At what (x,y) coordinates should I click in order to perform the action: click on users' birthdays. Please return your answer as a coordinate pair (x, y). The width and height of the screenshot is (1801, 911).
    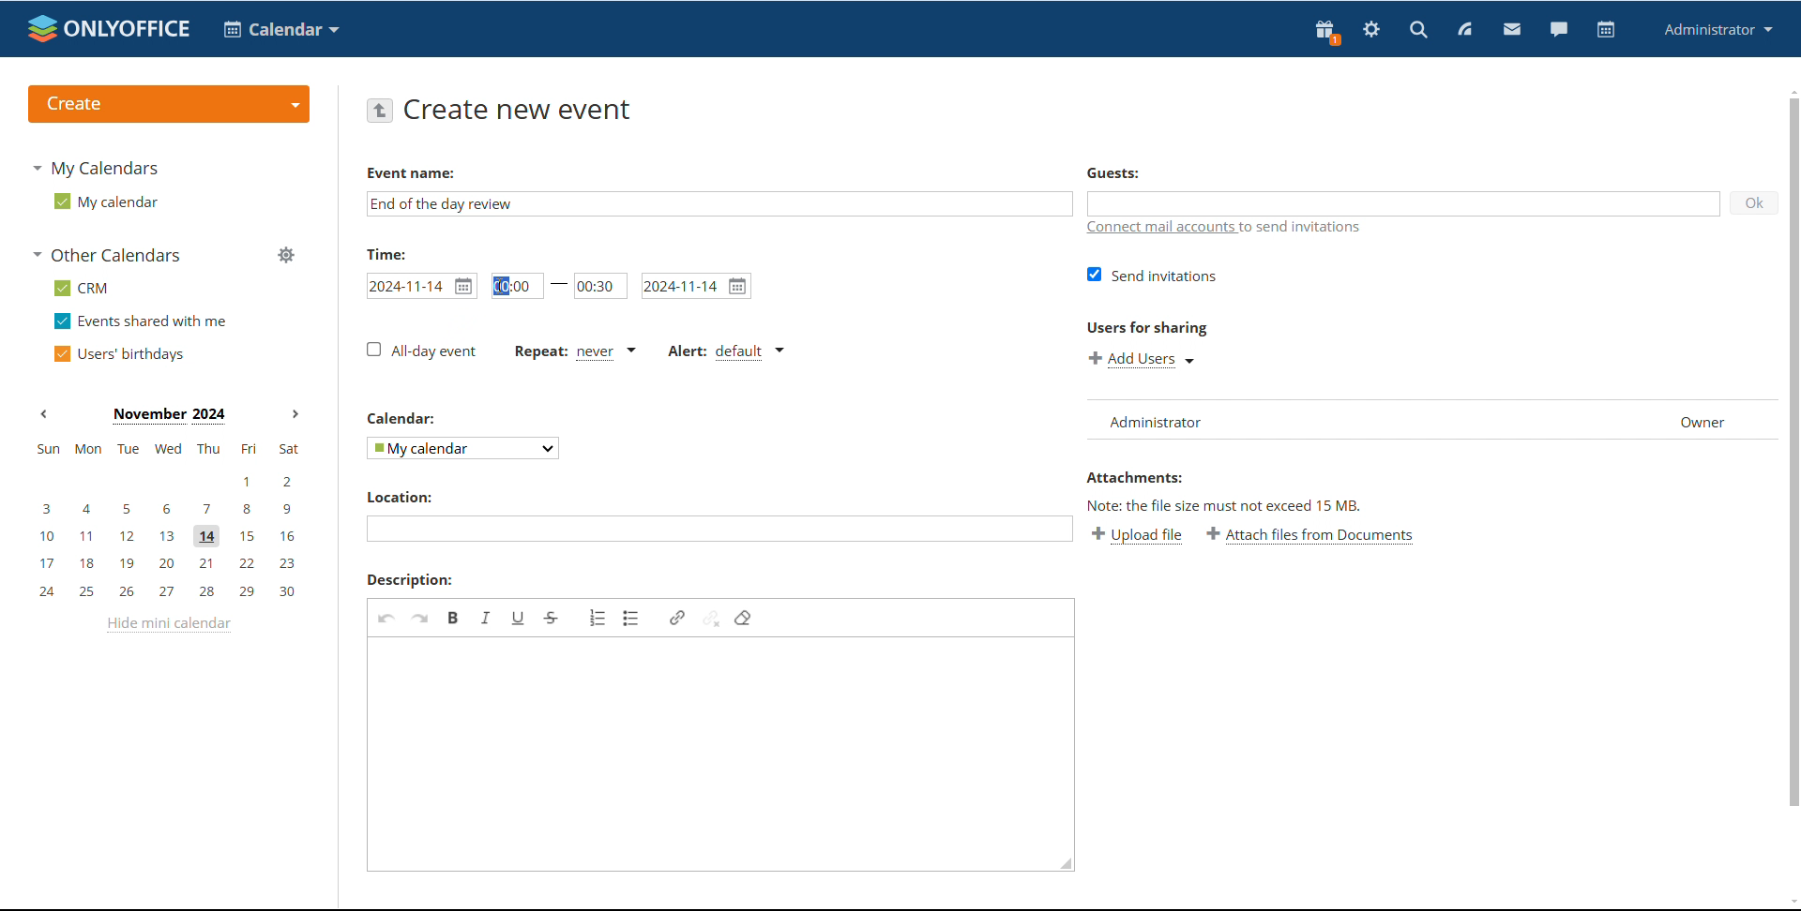
    Looking at the image, I should click on (117, 354).